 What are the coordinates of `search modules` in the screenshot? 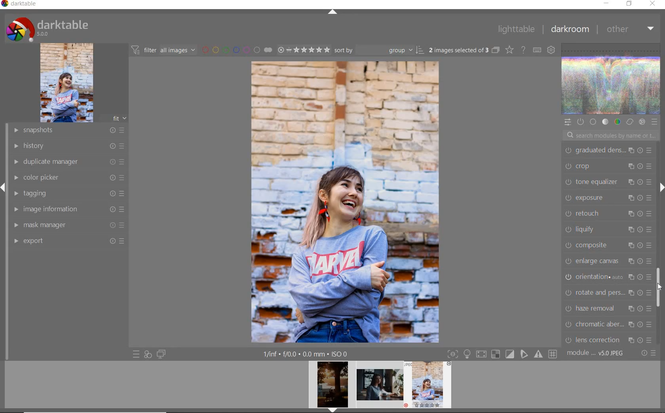 It's located at (609, 136).